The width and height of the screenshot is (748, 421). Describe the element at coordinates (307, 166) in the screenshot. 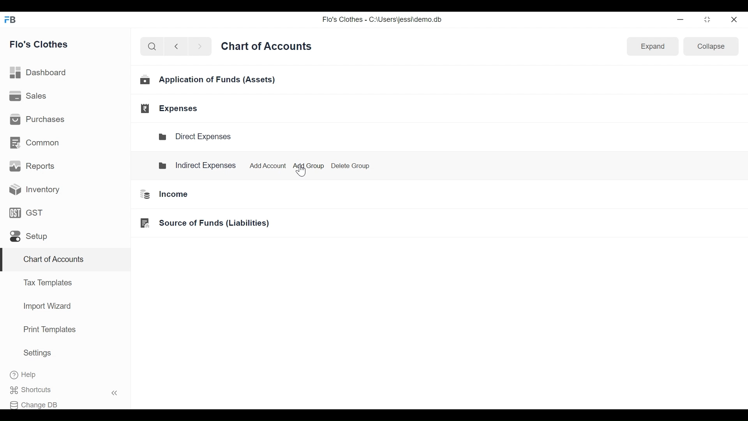

I see `Add Group` at that location.